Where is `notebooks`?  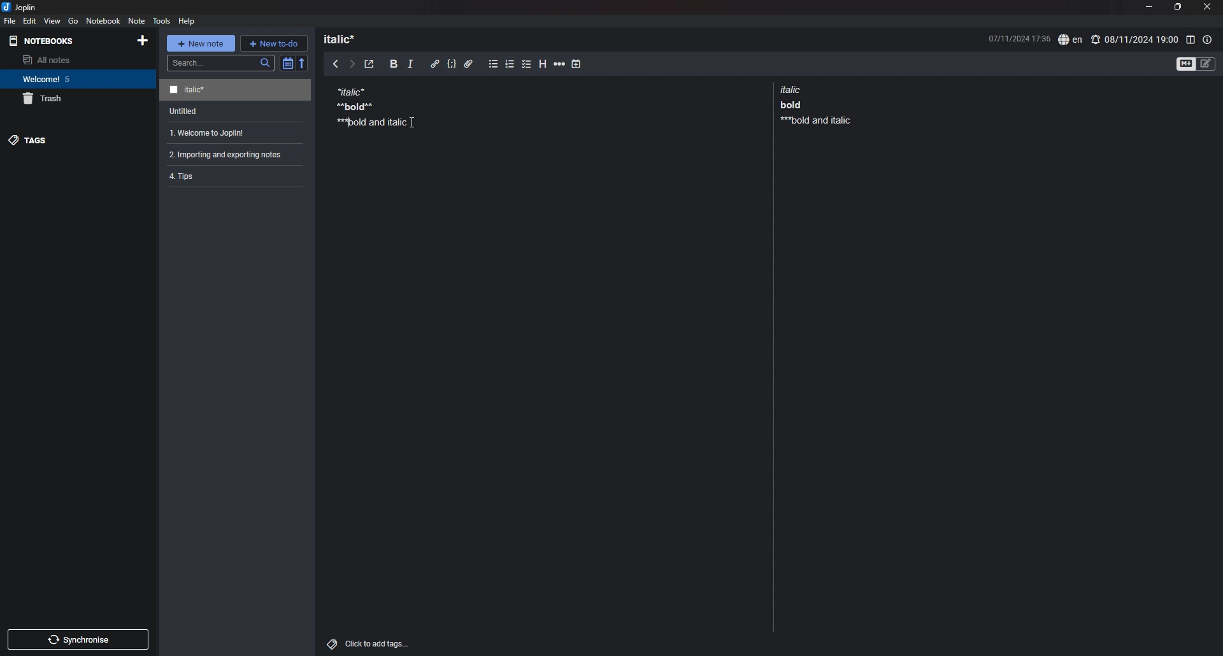 notebooks is located at coordinates (45, 41).